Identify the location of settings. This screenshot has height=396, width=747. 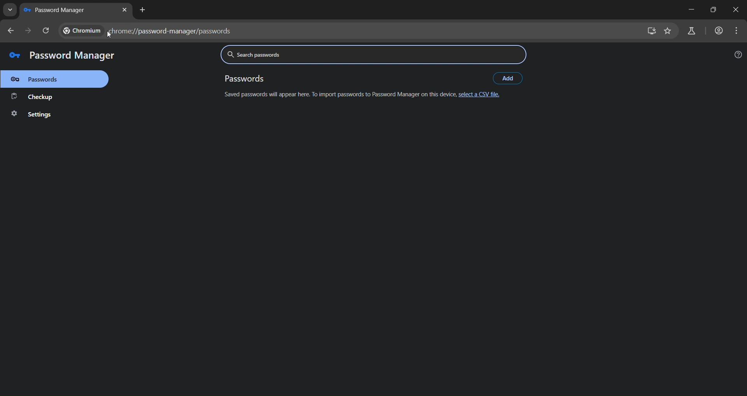
(39, 115).